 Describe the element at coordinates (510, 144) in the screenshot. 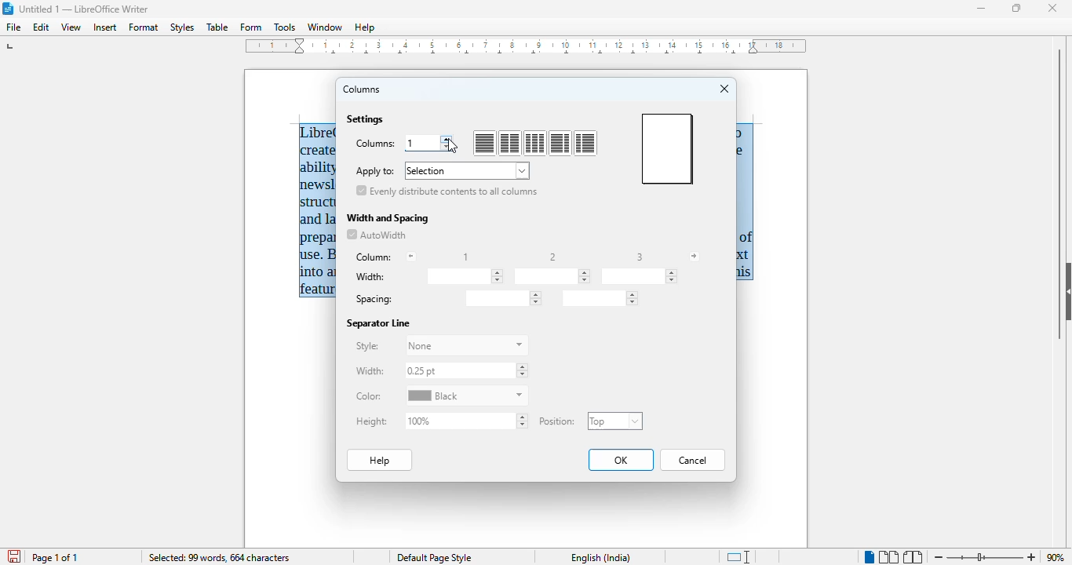

I see `2 columns with equal size` at that location.